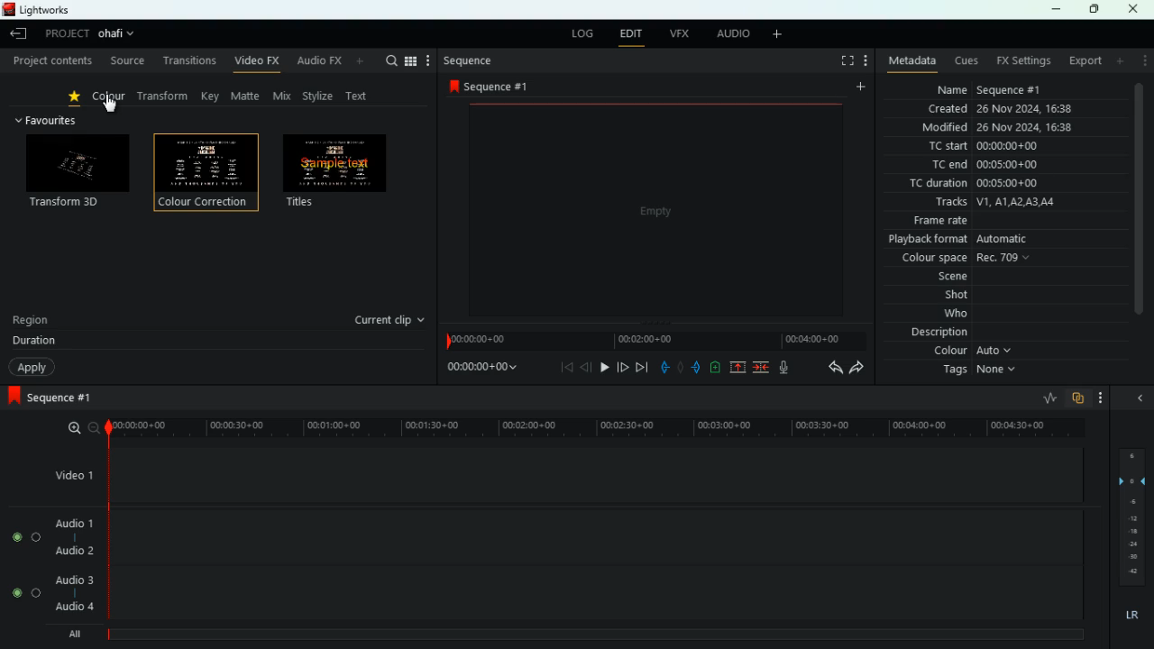  Describe the element at coordinates (582, 32) in the screenshot. I see `log` at that location.